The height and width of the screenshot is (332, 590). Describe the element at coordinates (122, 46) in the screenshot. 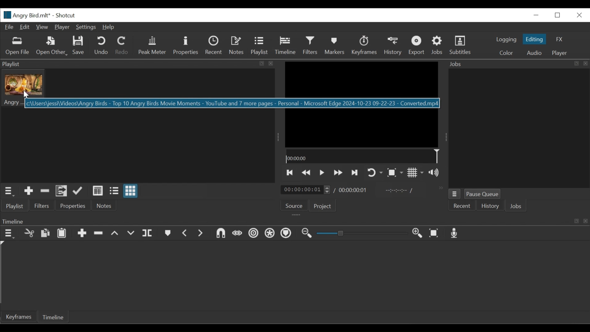

I see `Redo` at that location.